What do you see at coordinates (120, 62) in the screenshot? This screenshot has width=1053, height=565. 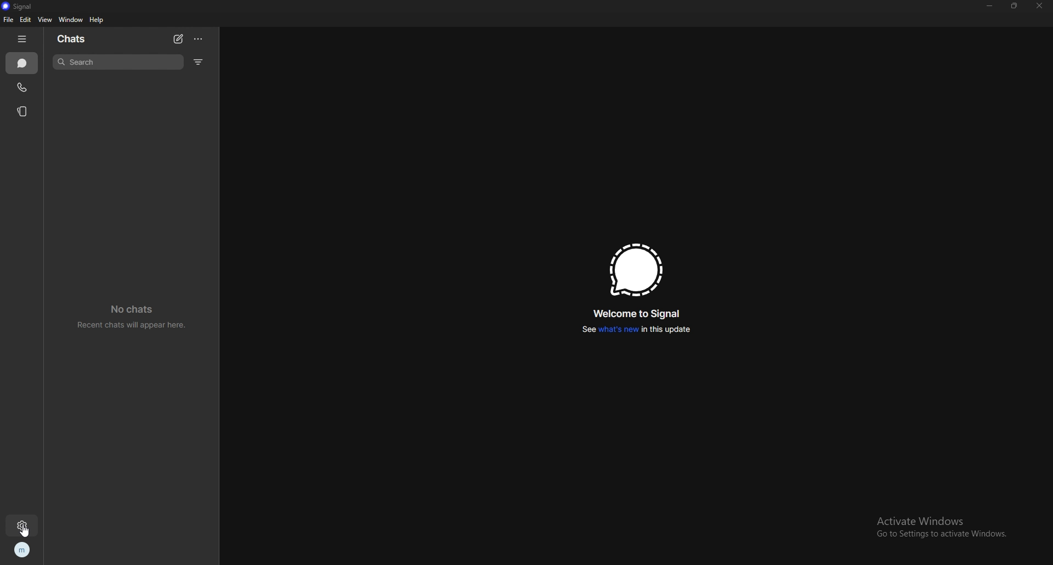 I see `search` at bounding box center [120, 62].